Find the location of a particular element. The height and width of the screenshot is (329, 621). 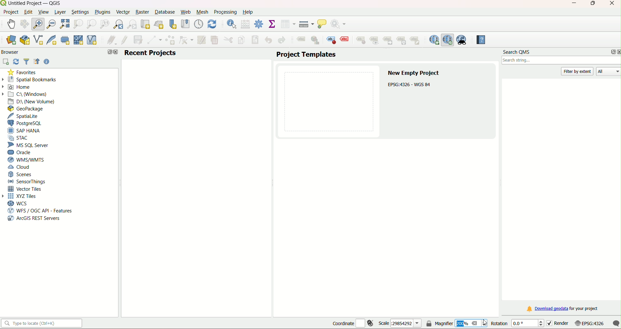

WMS/WMTS is located at coordinates (25, 160).